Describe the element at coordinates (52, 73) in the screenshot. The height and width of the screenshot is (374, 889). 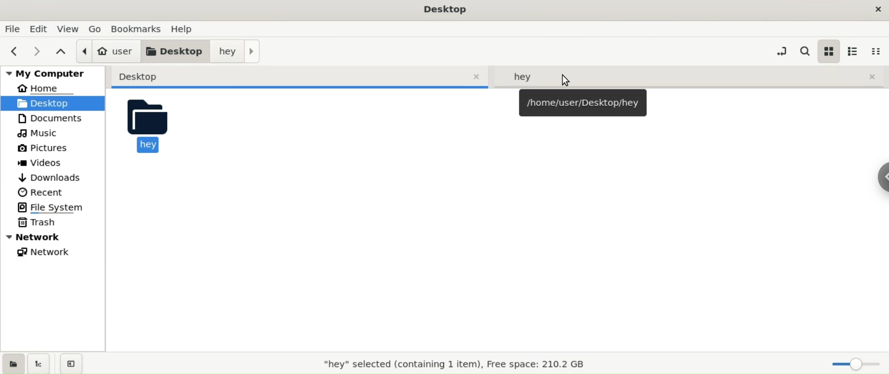
I see `my computer` at that location.